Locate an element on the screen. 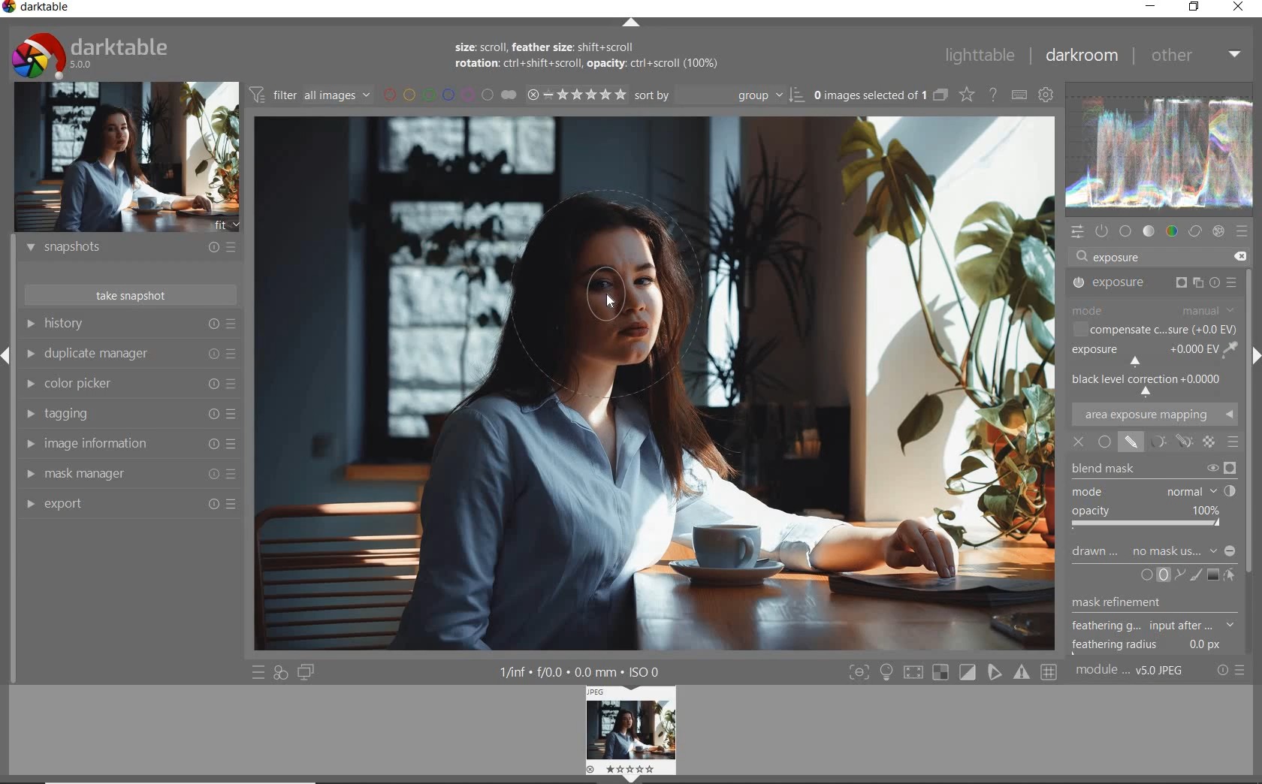  image preview is located at coordinates (628, 734).